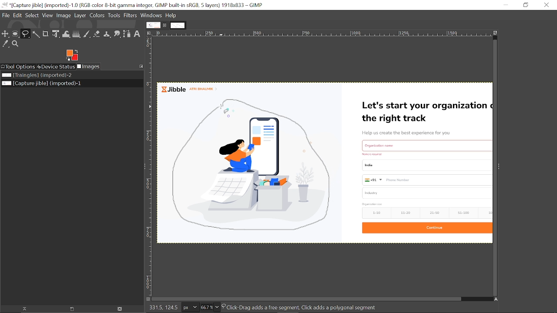  What do you see at coordinates (305, 299) in the screenshot?
I see `Horizontal scrollbar` at bounding box center [305, 299].